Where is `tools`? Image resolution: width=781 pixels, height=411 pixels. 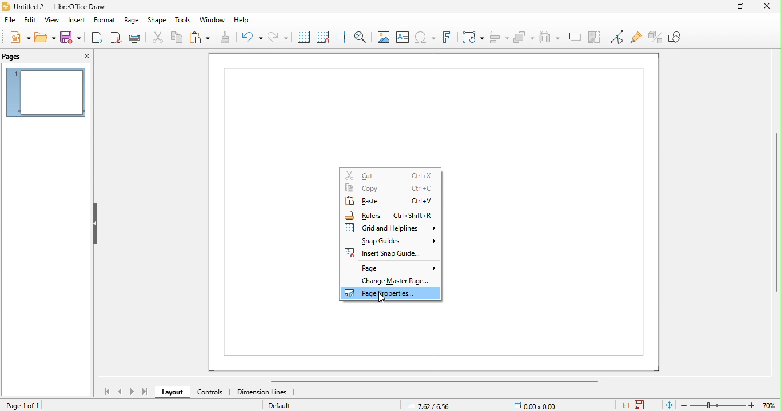 tools is located at coordinates (183, 21).